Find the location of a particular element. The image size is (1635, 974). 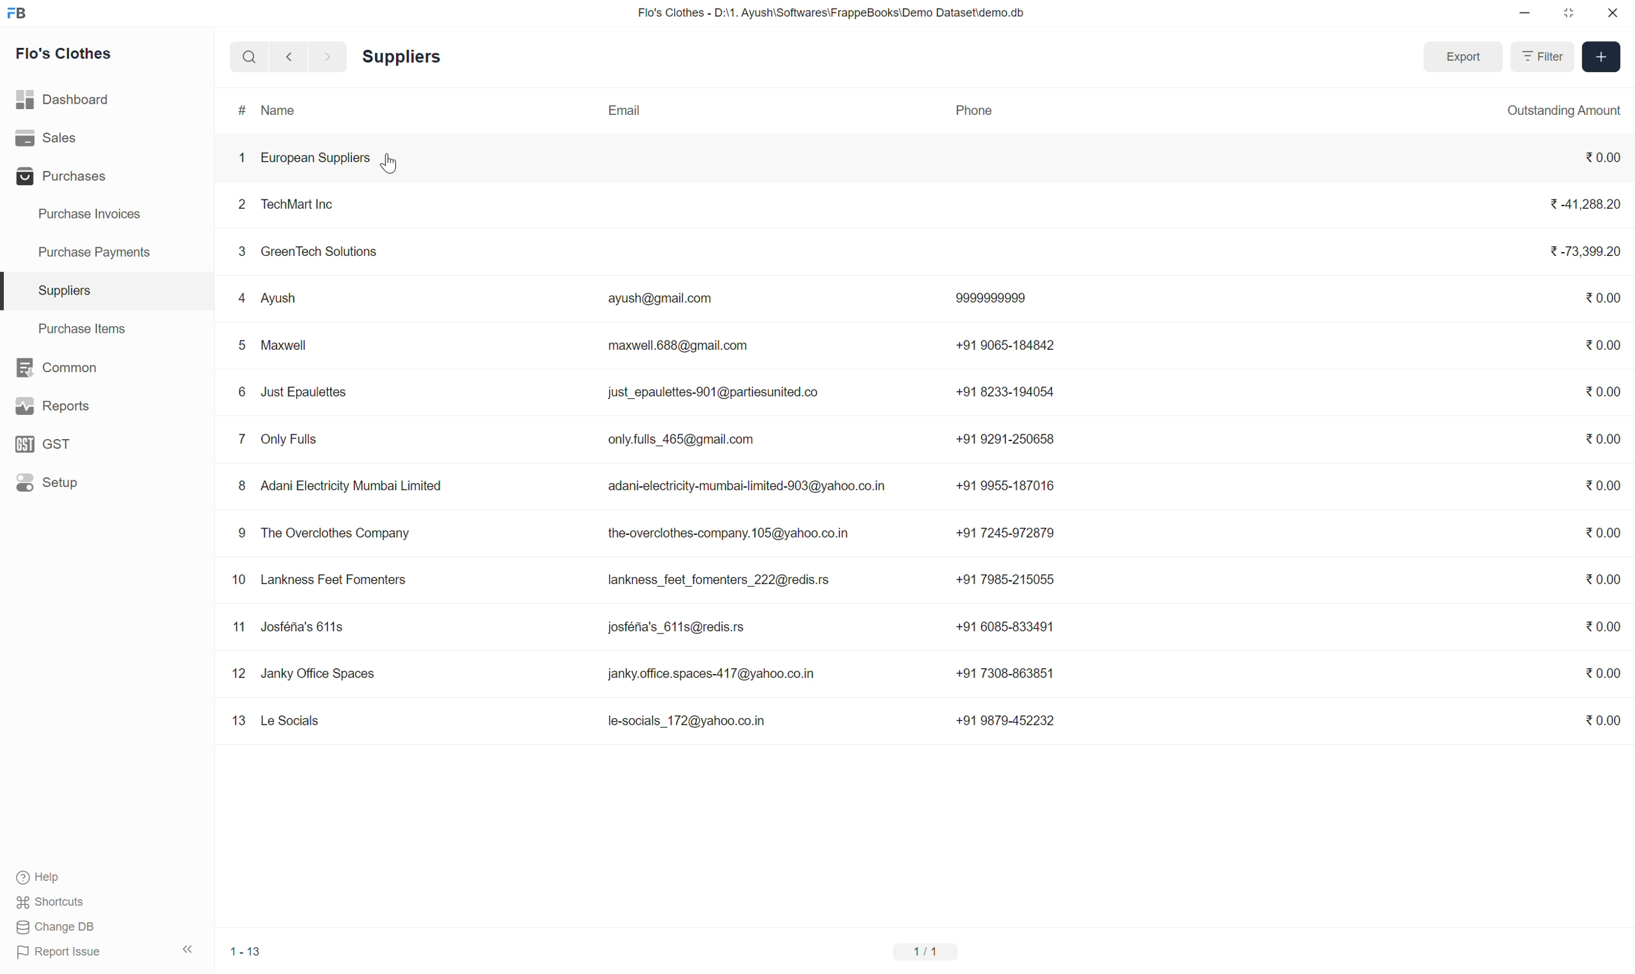

Dashboard is located at coordinates (64, 95).